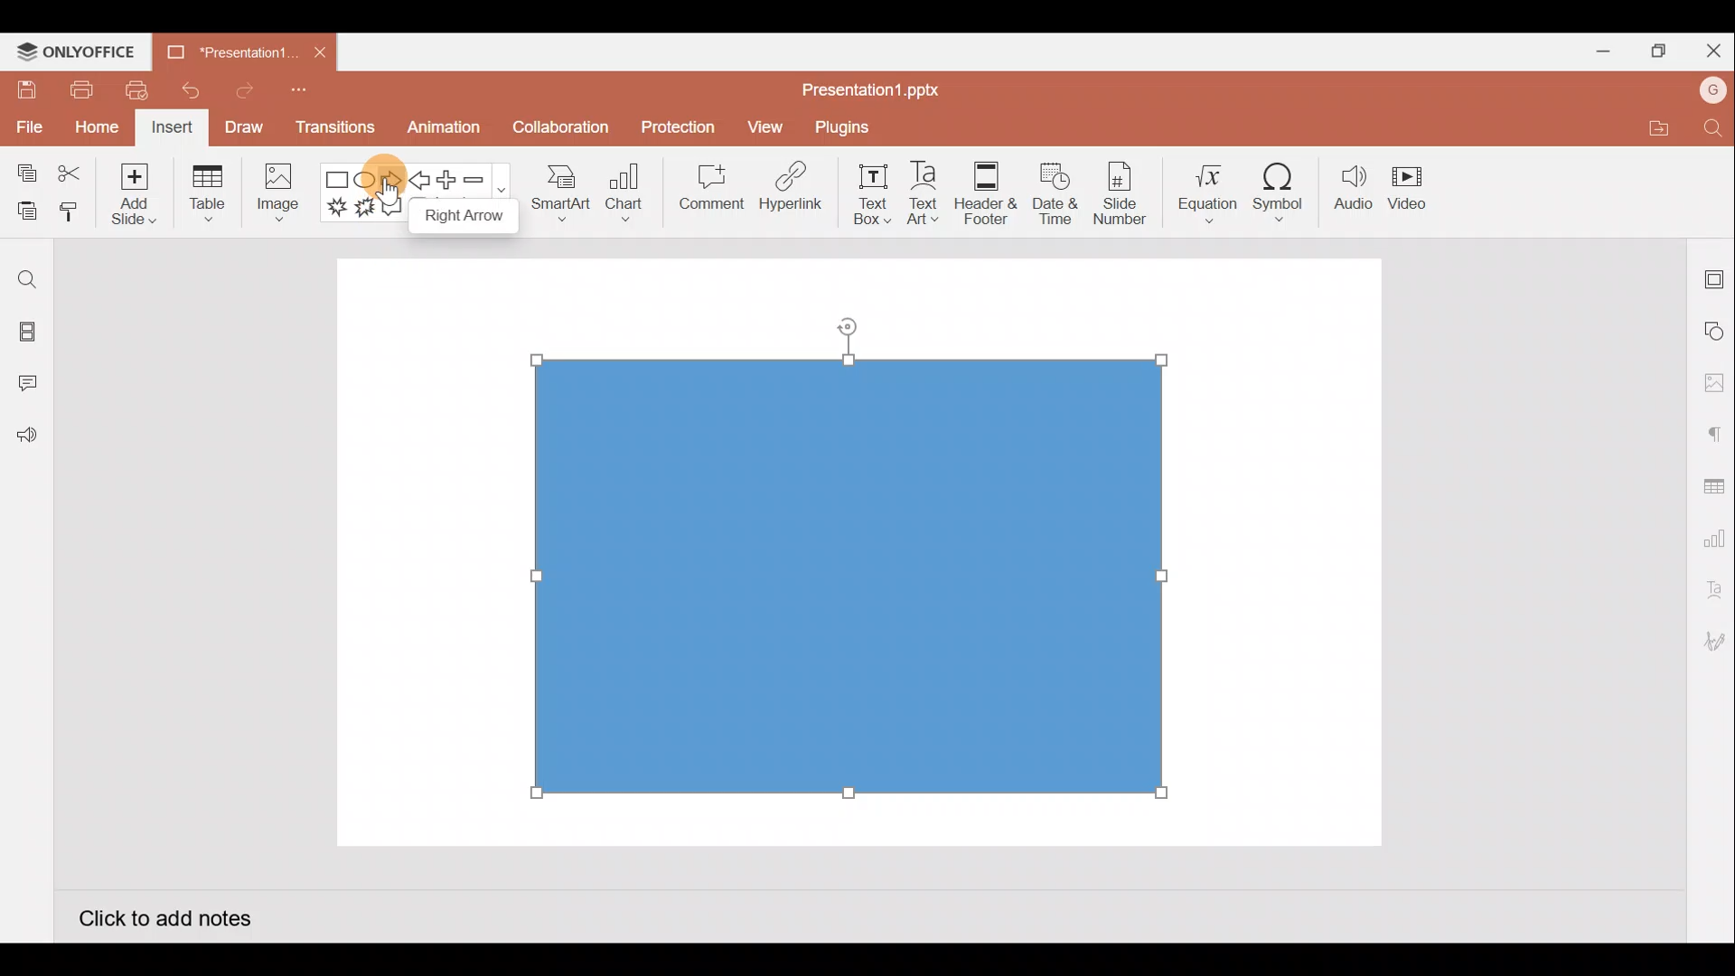  I want to click on Text Art, so click(931, 189).